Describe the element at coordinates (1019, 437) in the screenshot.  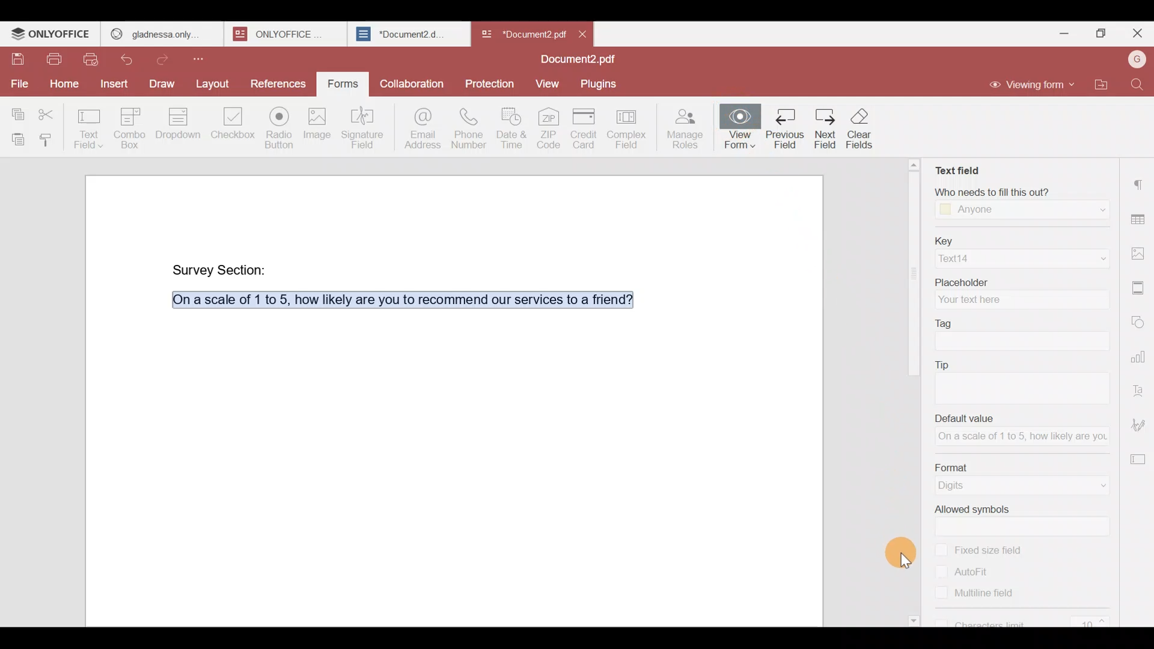
I see `on the scale of 1 to 5 how likely are you` at that location.